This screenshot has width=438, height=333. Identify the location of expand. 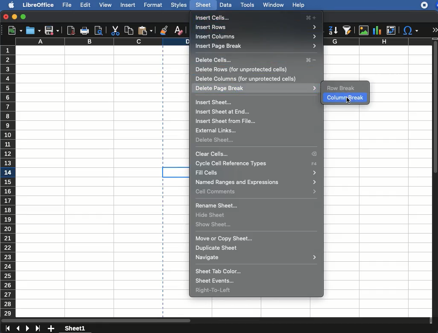
(435, 29).